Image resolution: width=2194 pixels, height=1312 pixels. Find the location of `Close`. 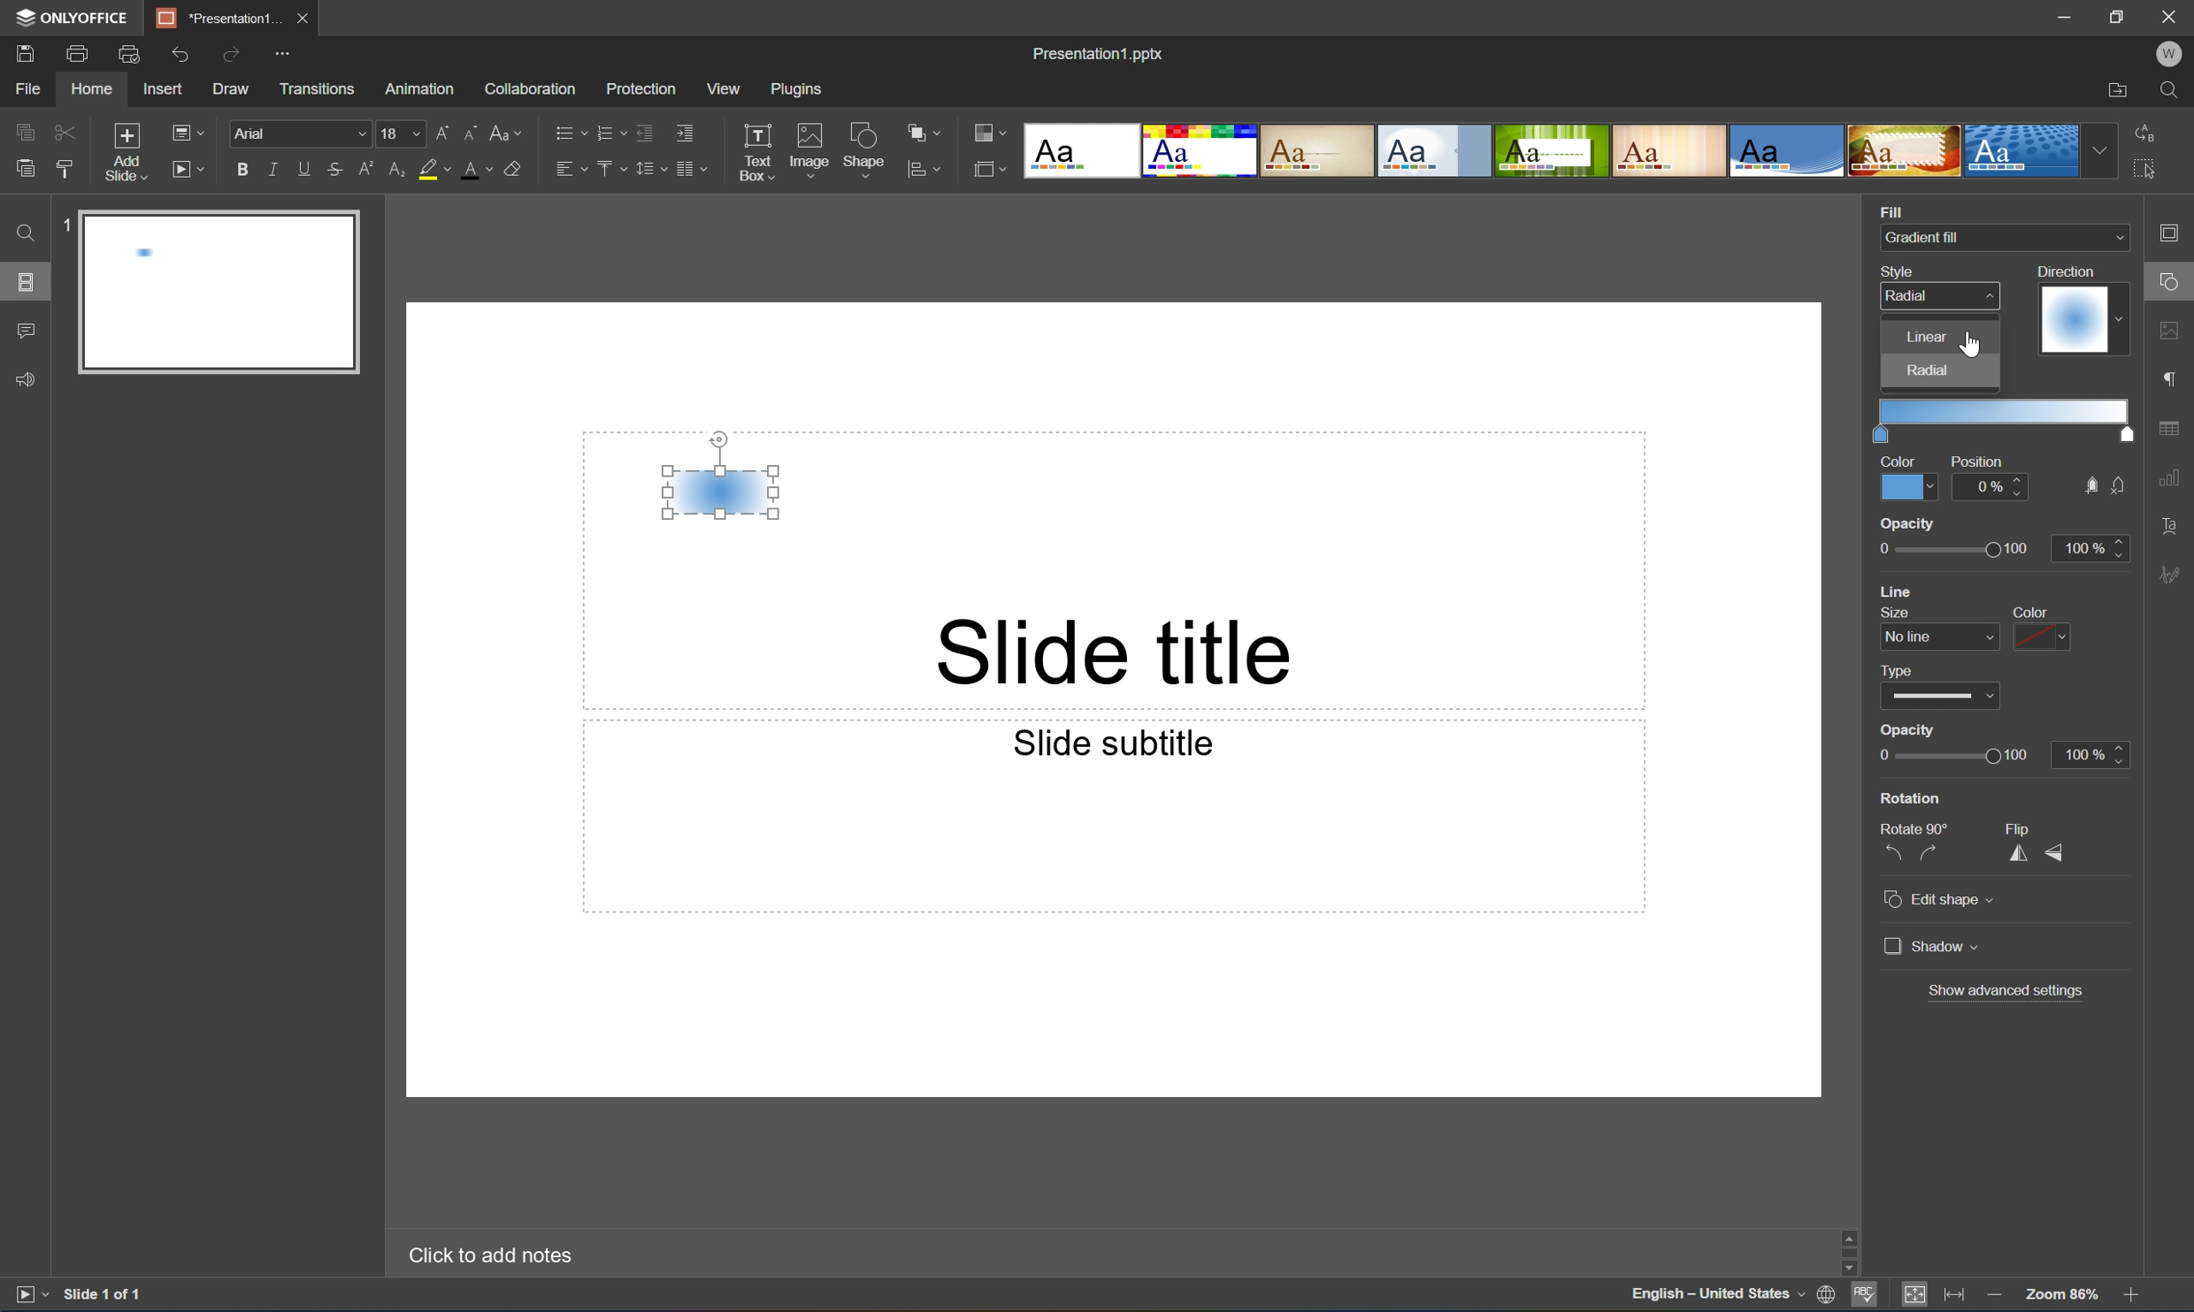

Close is located at coordinates (301, 15).